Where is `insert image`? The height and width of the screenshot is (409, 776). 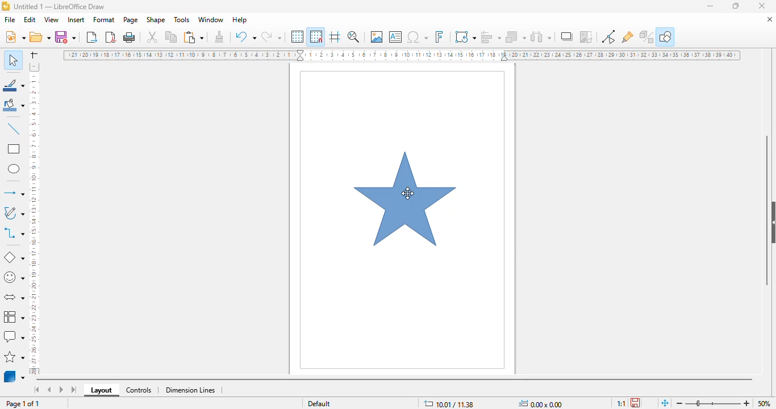 insert image is located at coordinates (377, 36).